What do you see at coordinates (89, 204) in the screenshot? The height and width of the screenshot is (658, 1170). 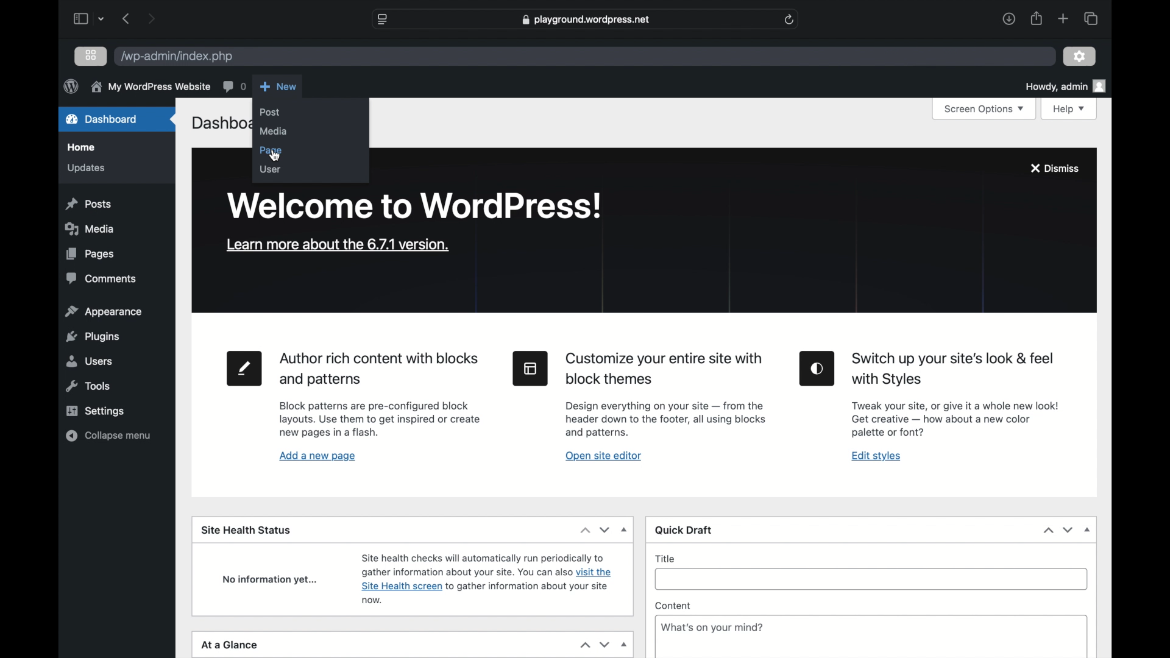 I see `posts` at bounding box center [89, 204].